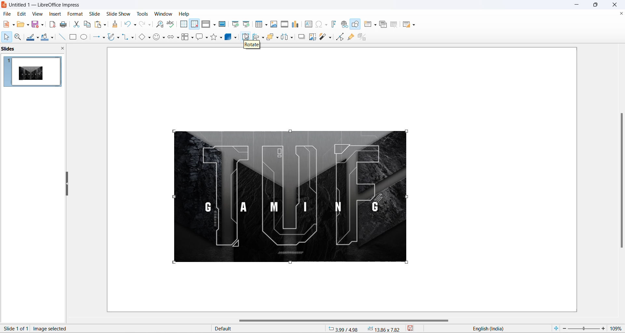  What do you see at coordinates (104, 23) in the screenshot?
I see `paste options` at bounding box center [104, 23].